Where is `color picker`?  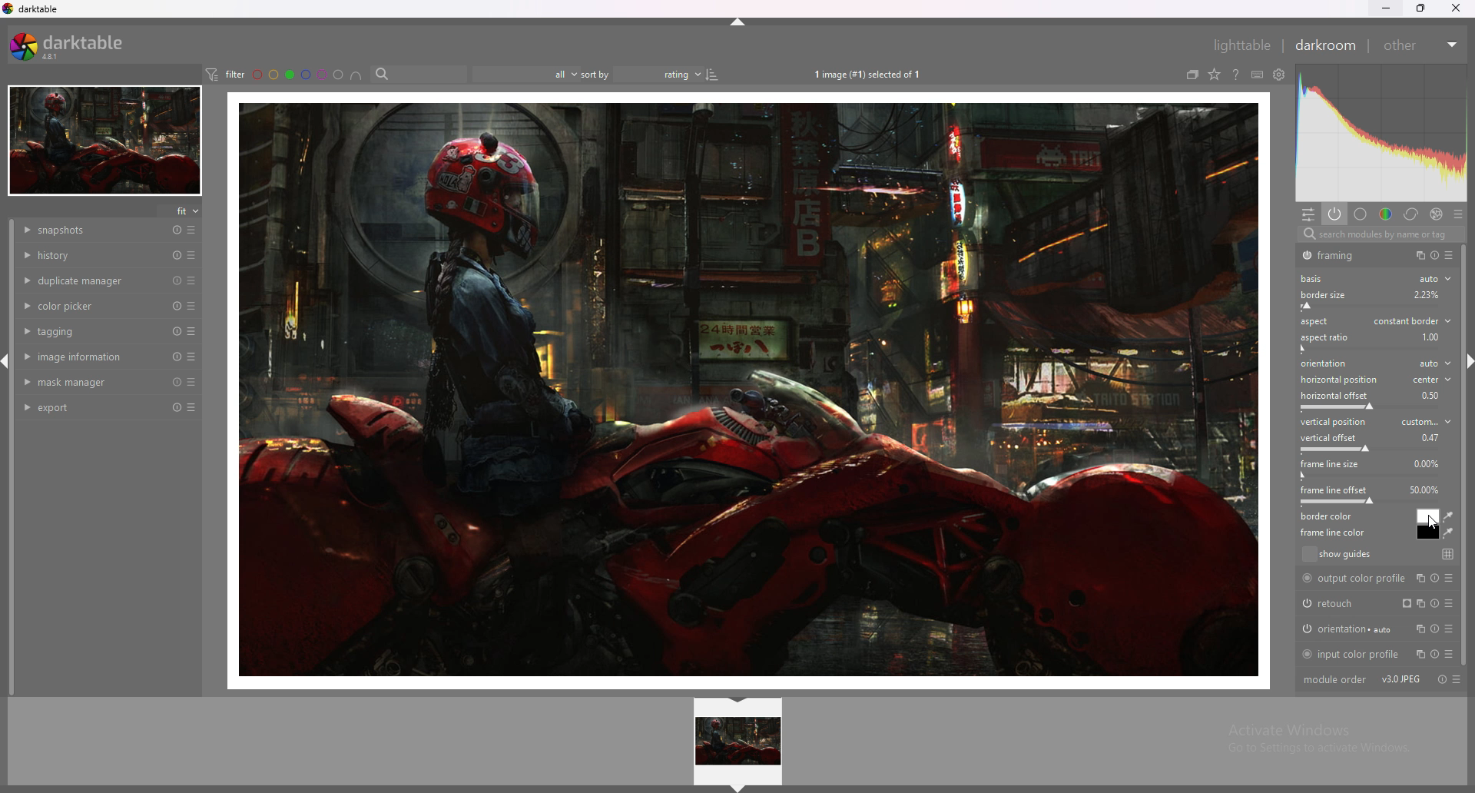
color picker is located at coordinates (91, 304).